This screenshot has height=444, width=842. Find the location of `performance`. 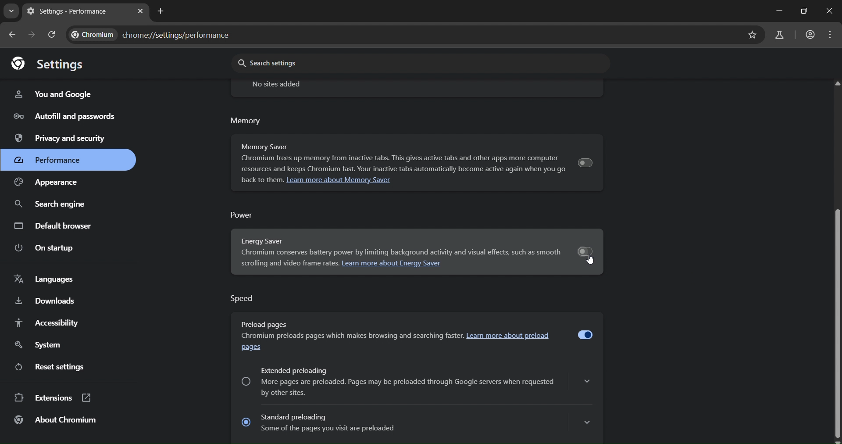

performance is located at coordinates (52, 158).